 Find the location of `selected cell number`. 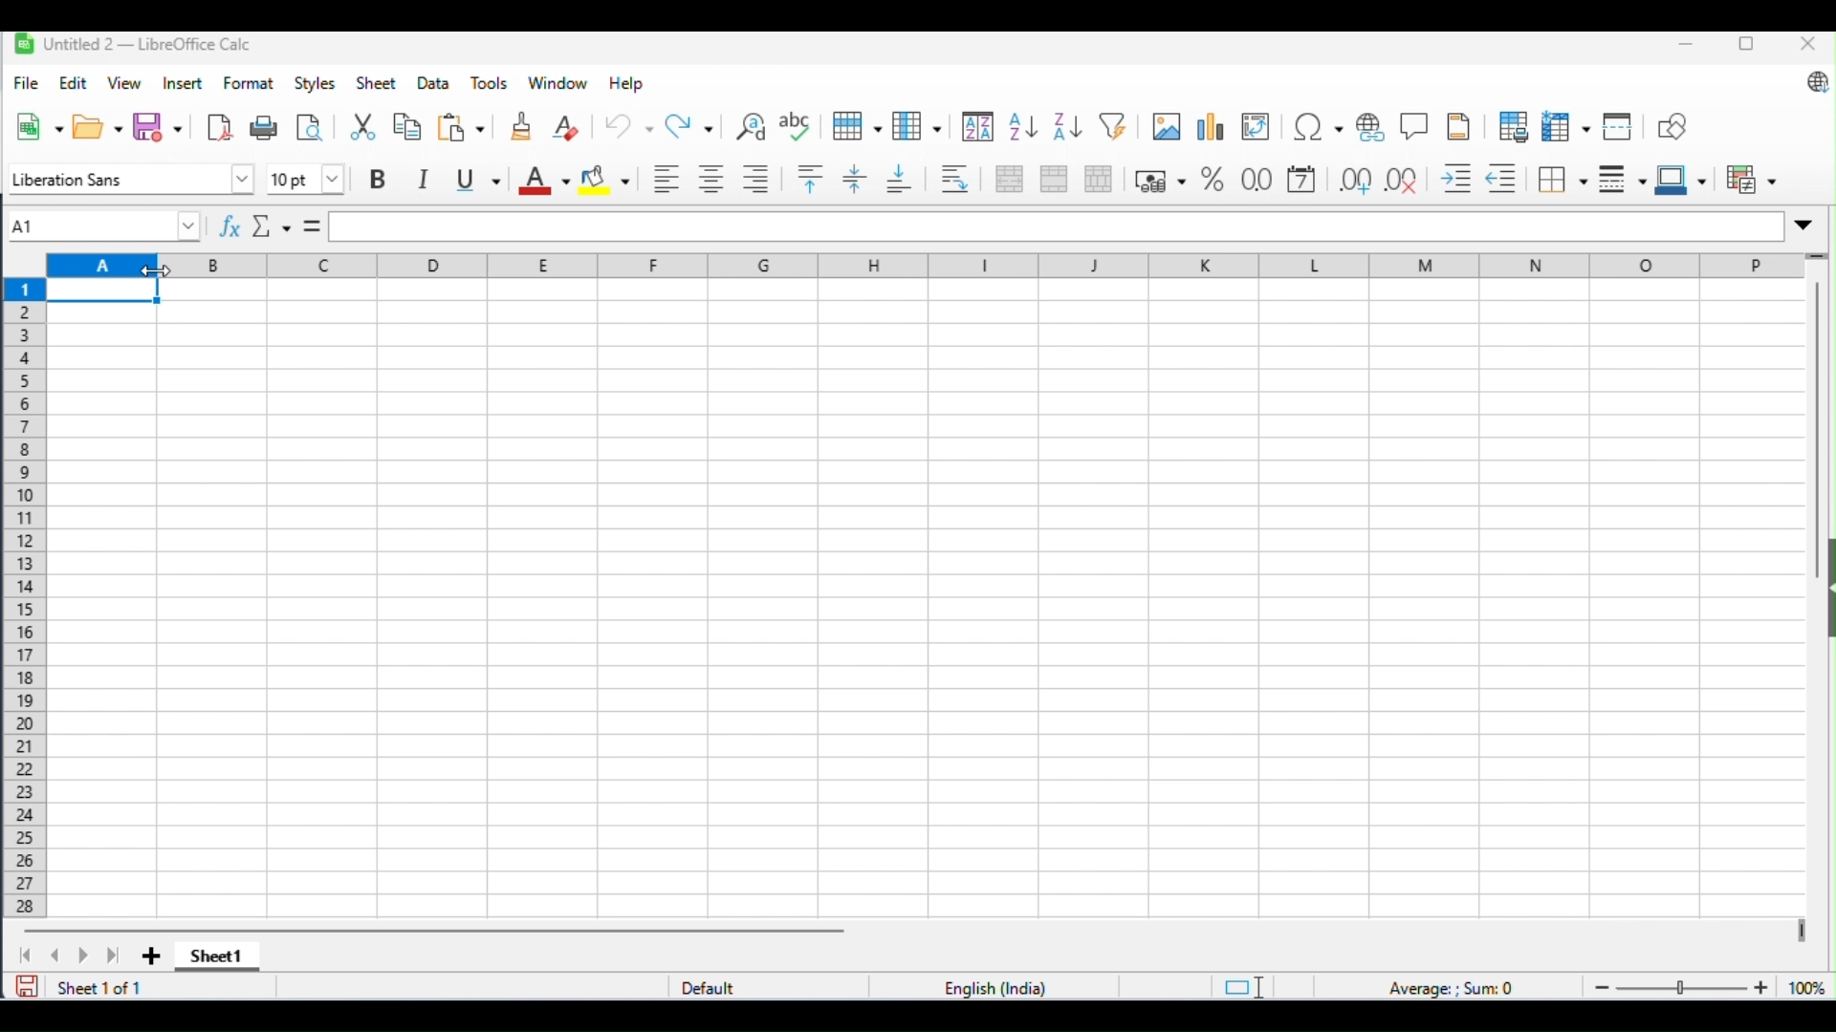

selected cell number is located at coordinates (99, 224).